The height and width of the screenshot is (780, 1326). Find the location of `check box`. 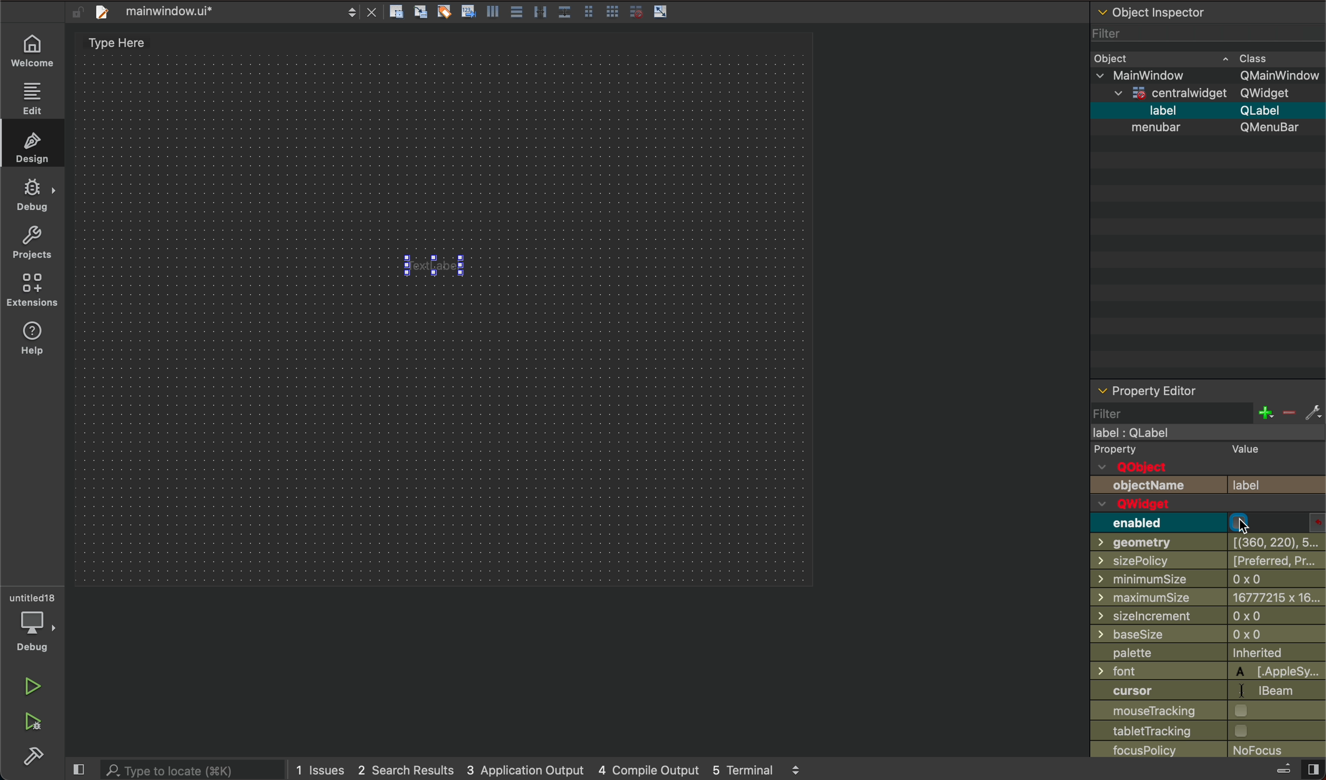

check box is located at coordinates (1245, 523).